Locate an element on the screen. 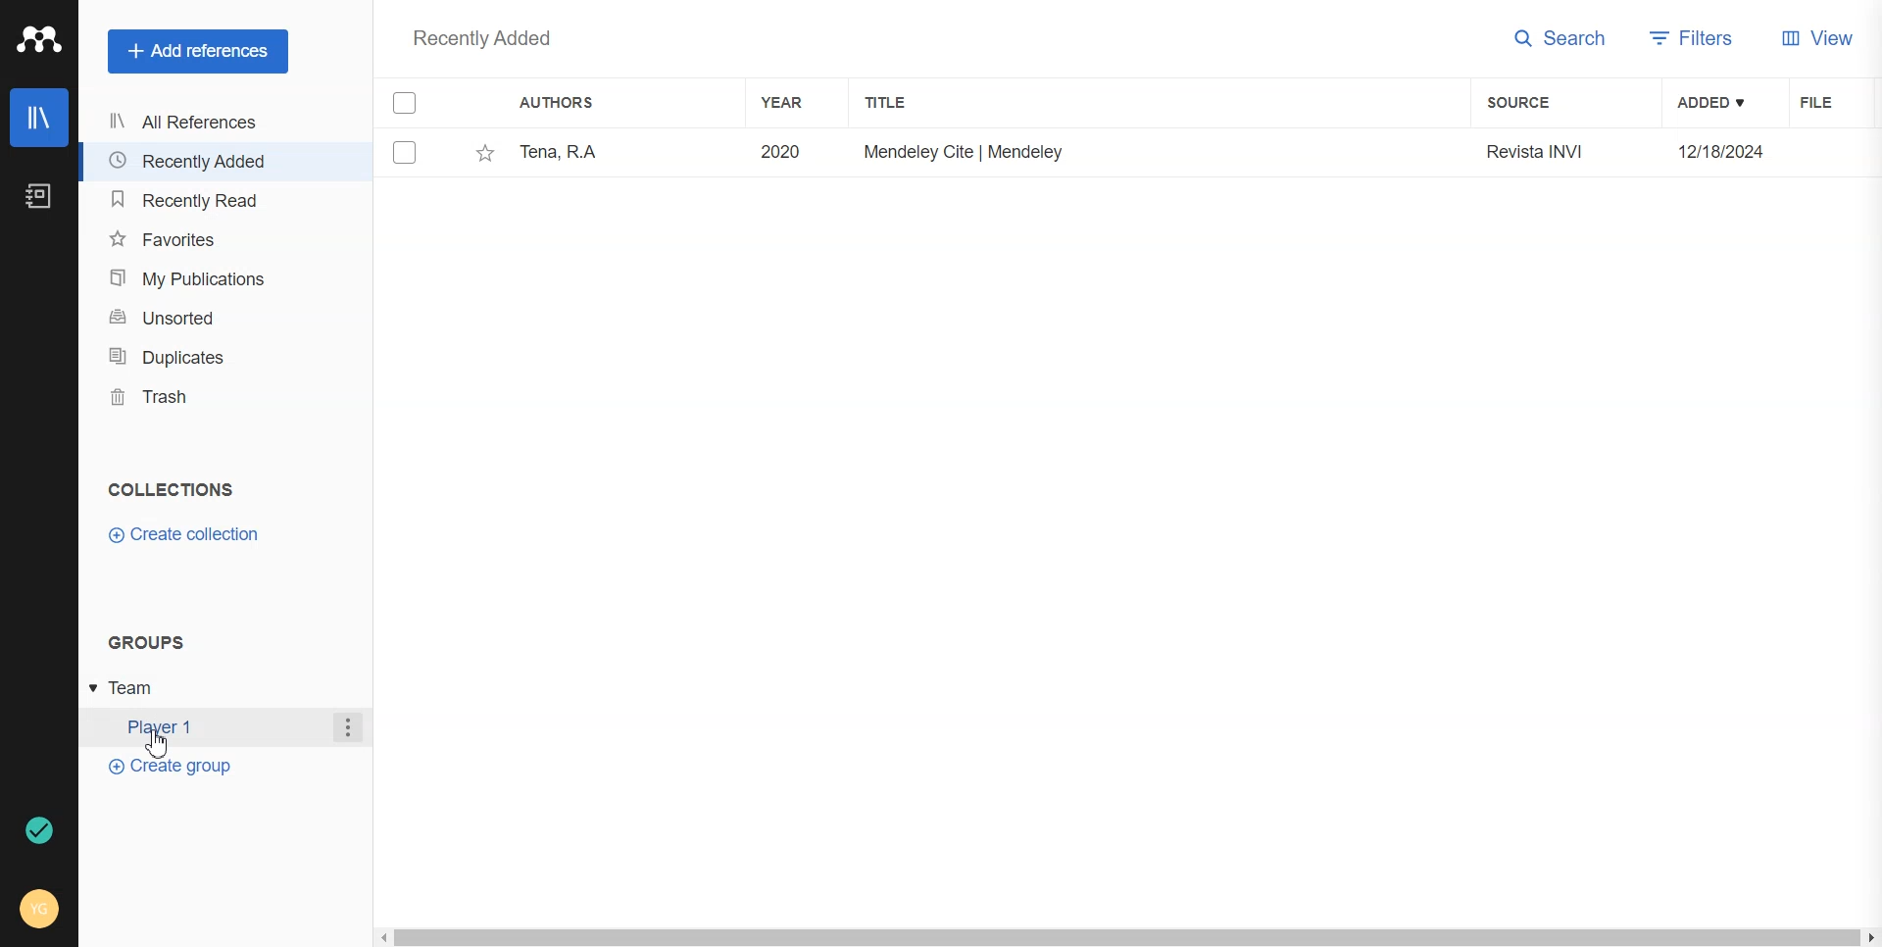 This screenshot has height=947, width=1882. View  is located at coordinates (1817, 38).